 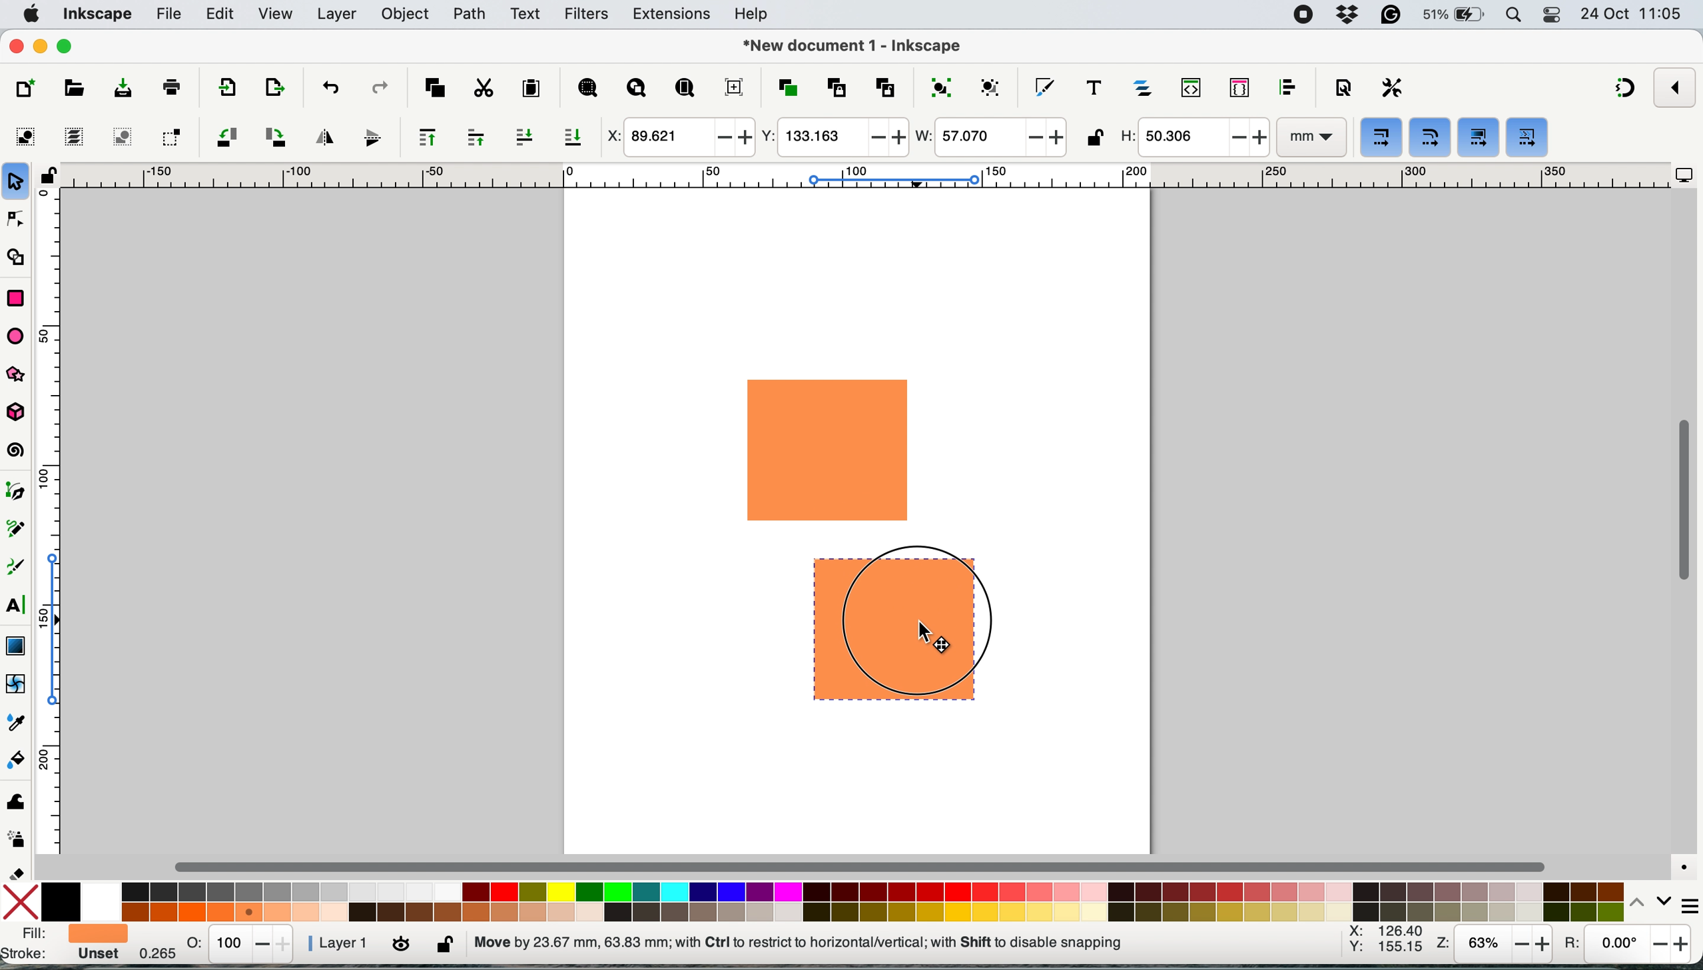 What do you see at coordinates (1679, 863) in the screenshot?
I see `color managed mode` at bounding box center [1679, 863].